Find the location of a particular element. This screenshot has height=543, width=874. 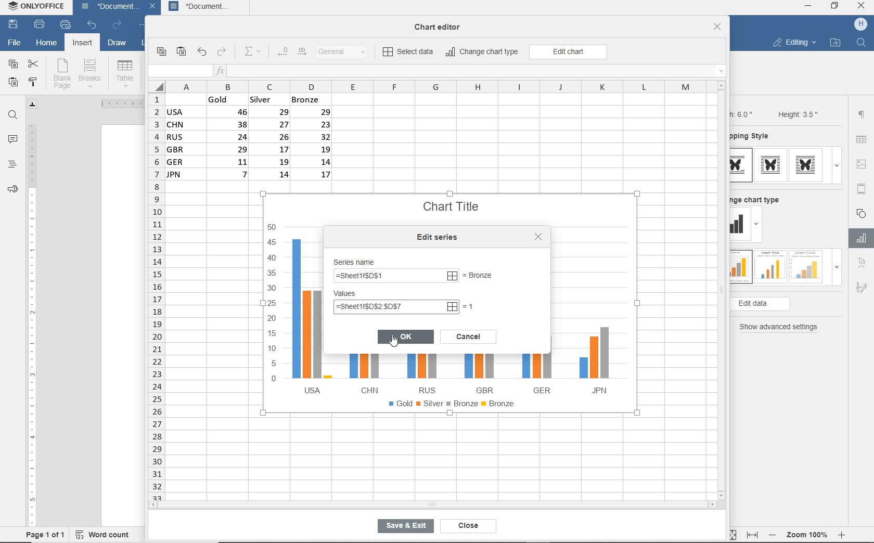

dropdown is located at coordinates (837, 165).